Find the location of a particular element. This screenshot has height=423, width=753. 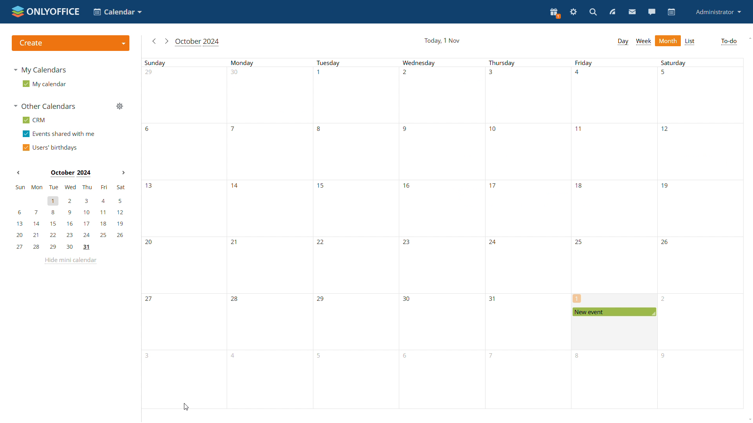

Tuesday is located at coordinates (356, 234).